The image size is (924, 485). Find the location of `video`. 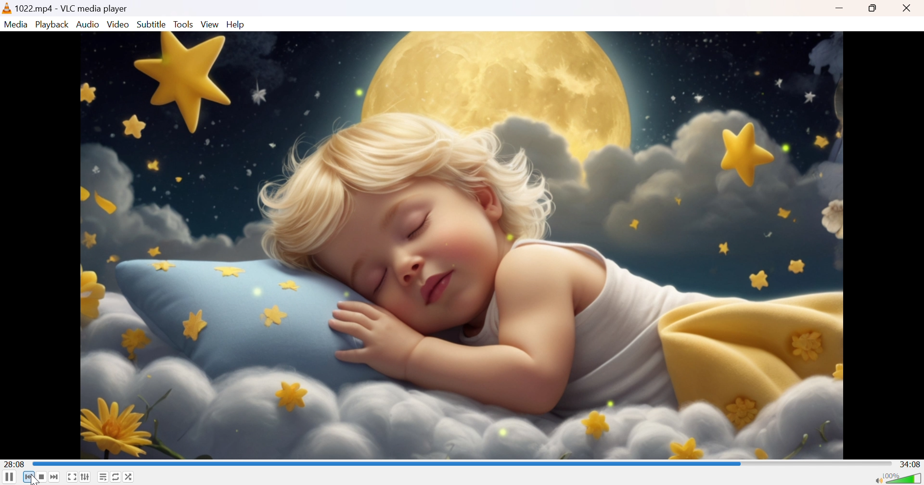

video is located at coordinates (463, 244).